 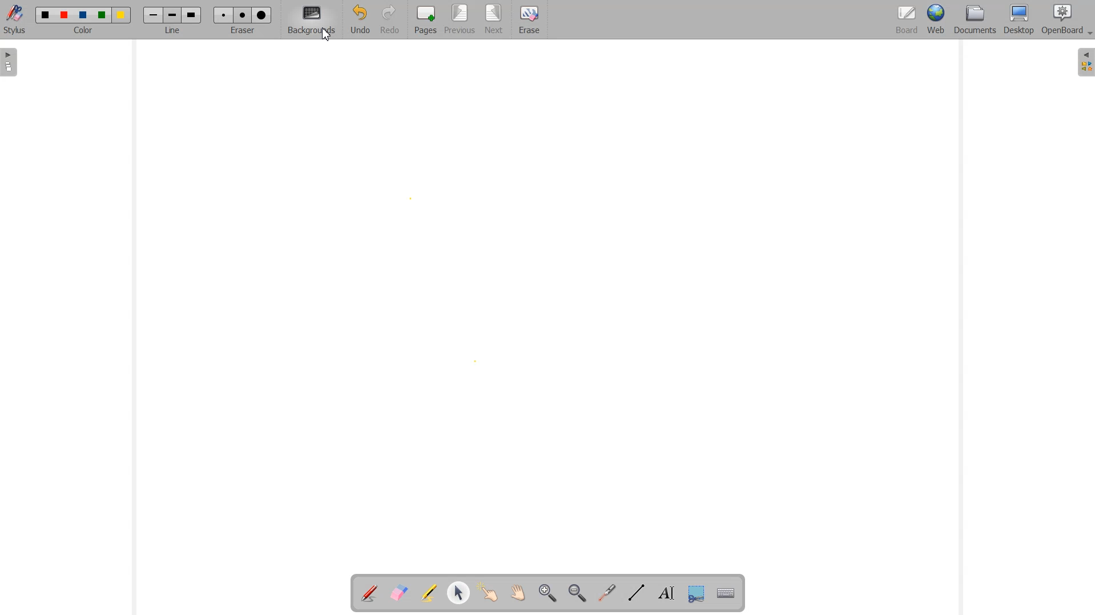 I want to click on Virtual Laser Pointer, so click(x=604, y=594).